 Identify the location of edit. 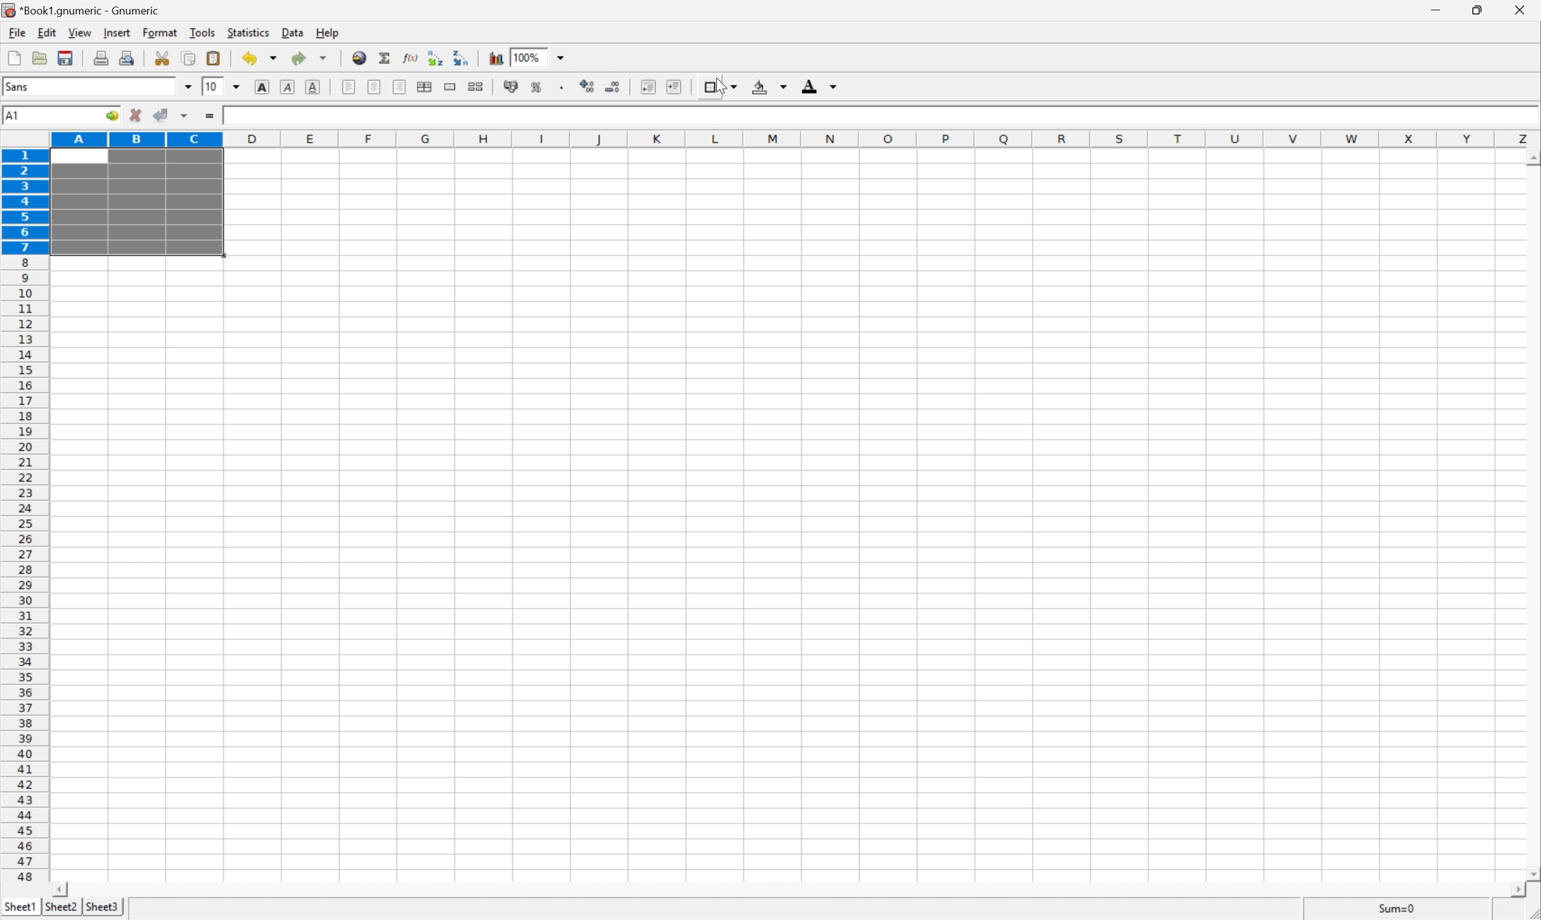
(45, 32).